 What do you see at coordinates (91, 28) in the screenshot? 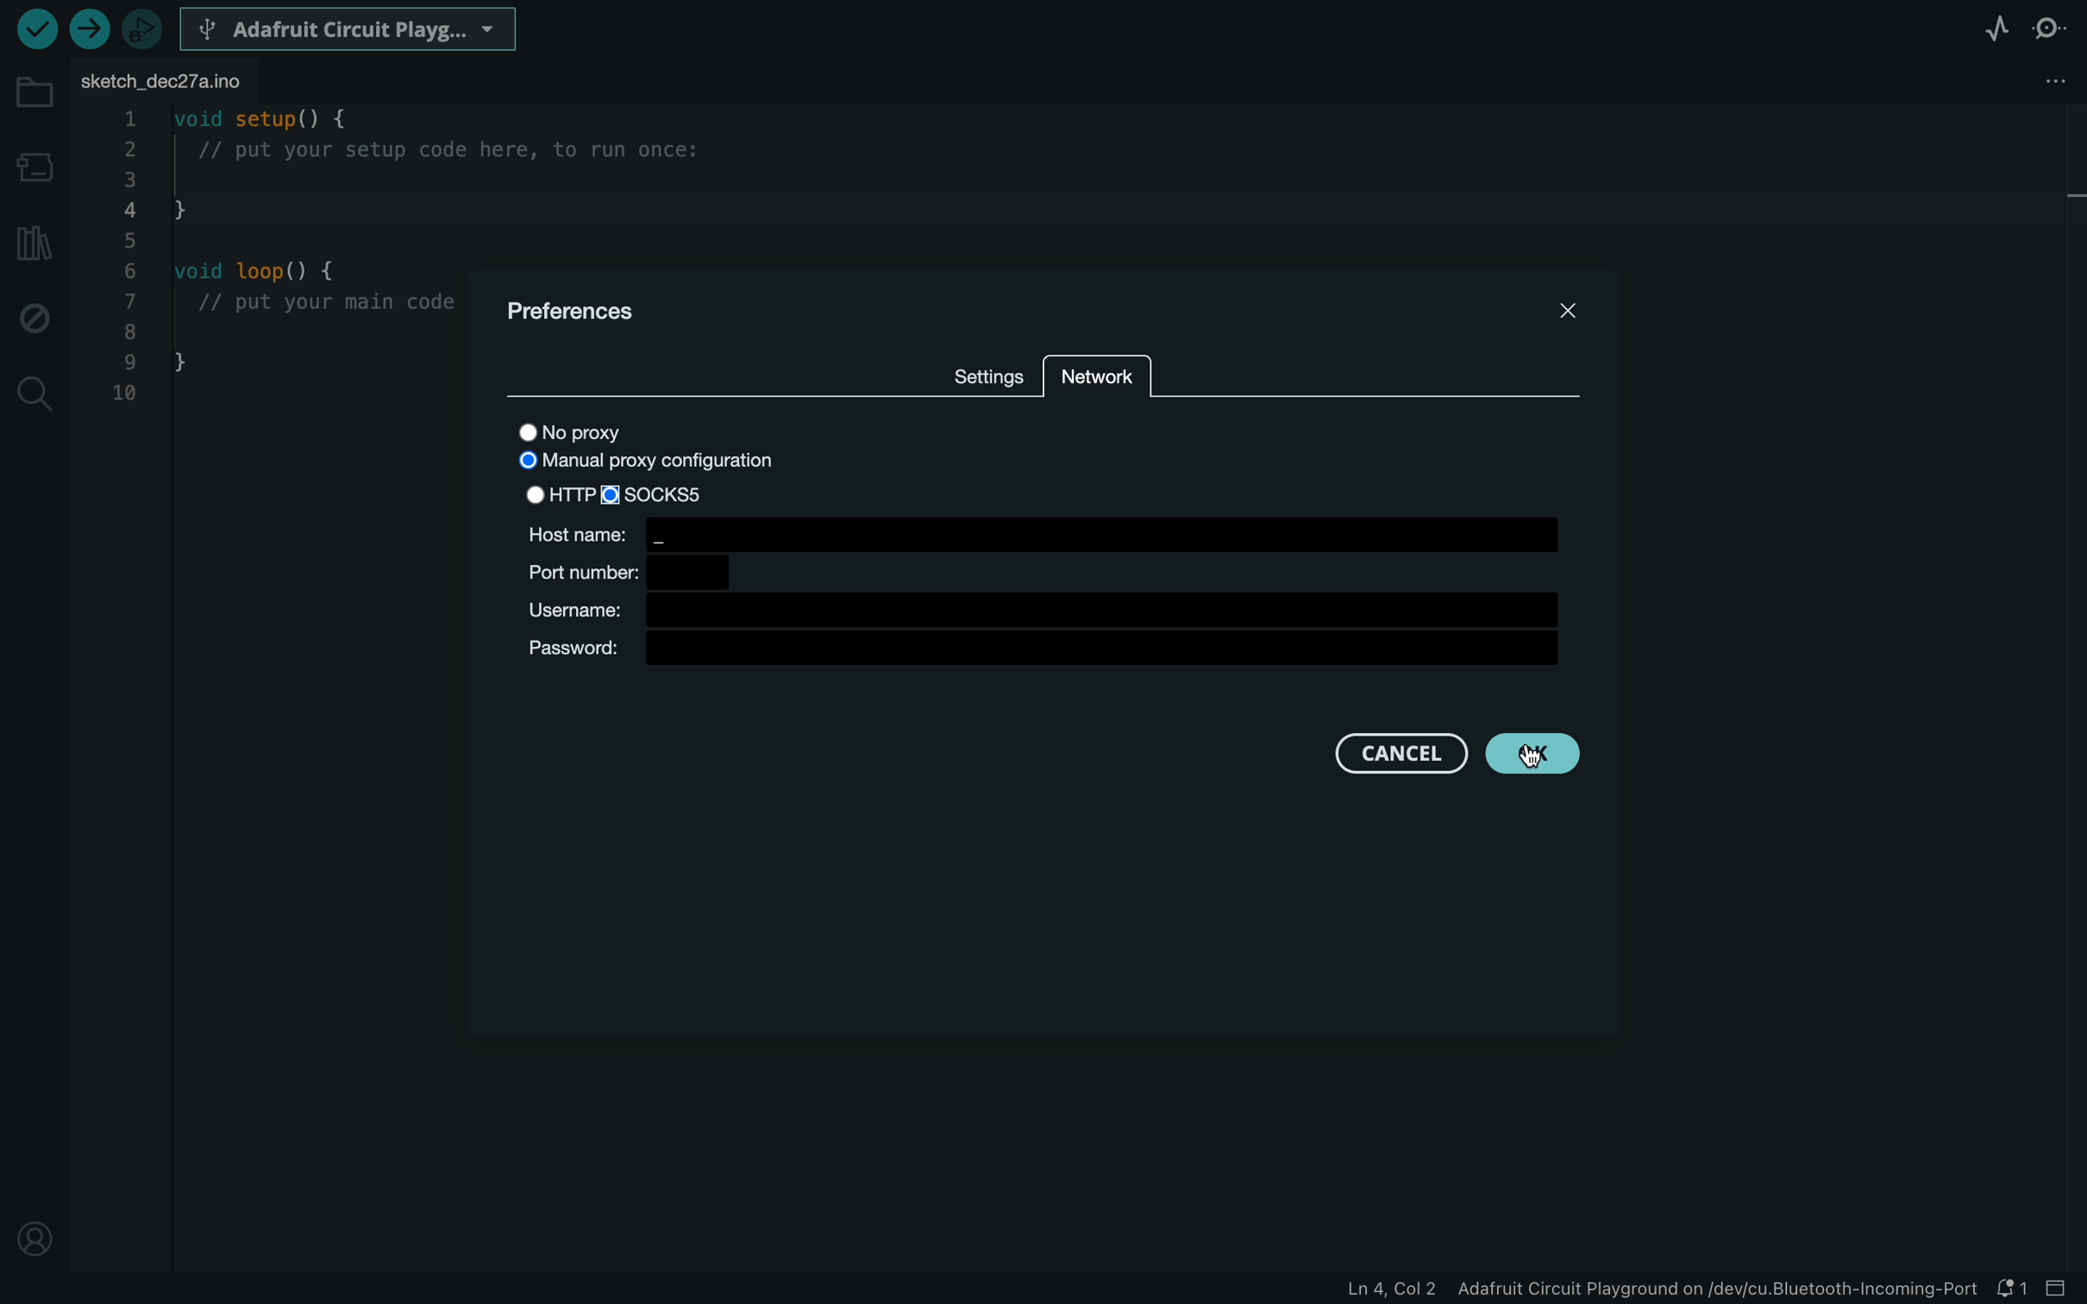
I see `upload` at bounding box center [91, 28].